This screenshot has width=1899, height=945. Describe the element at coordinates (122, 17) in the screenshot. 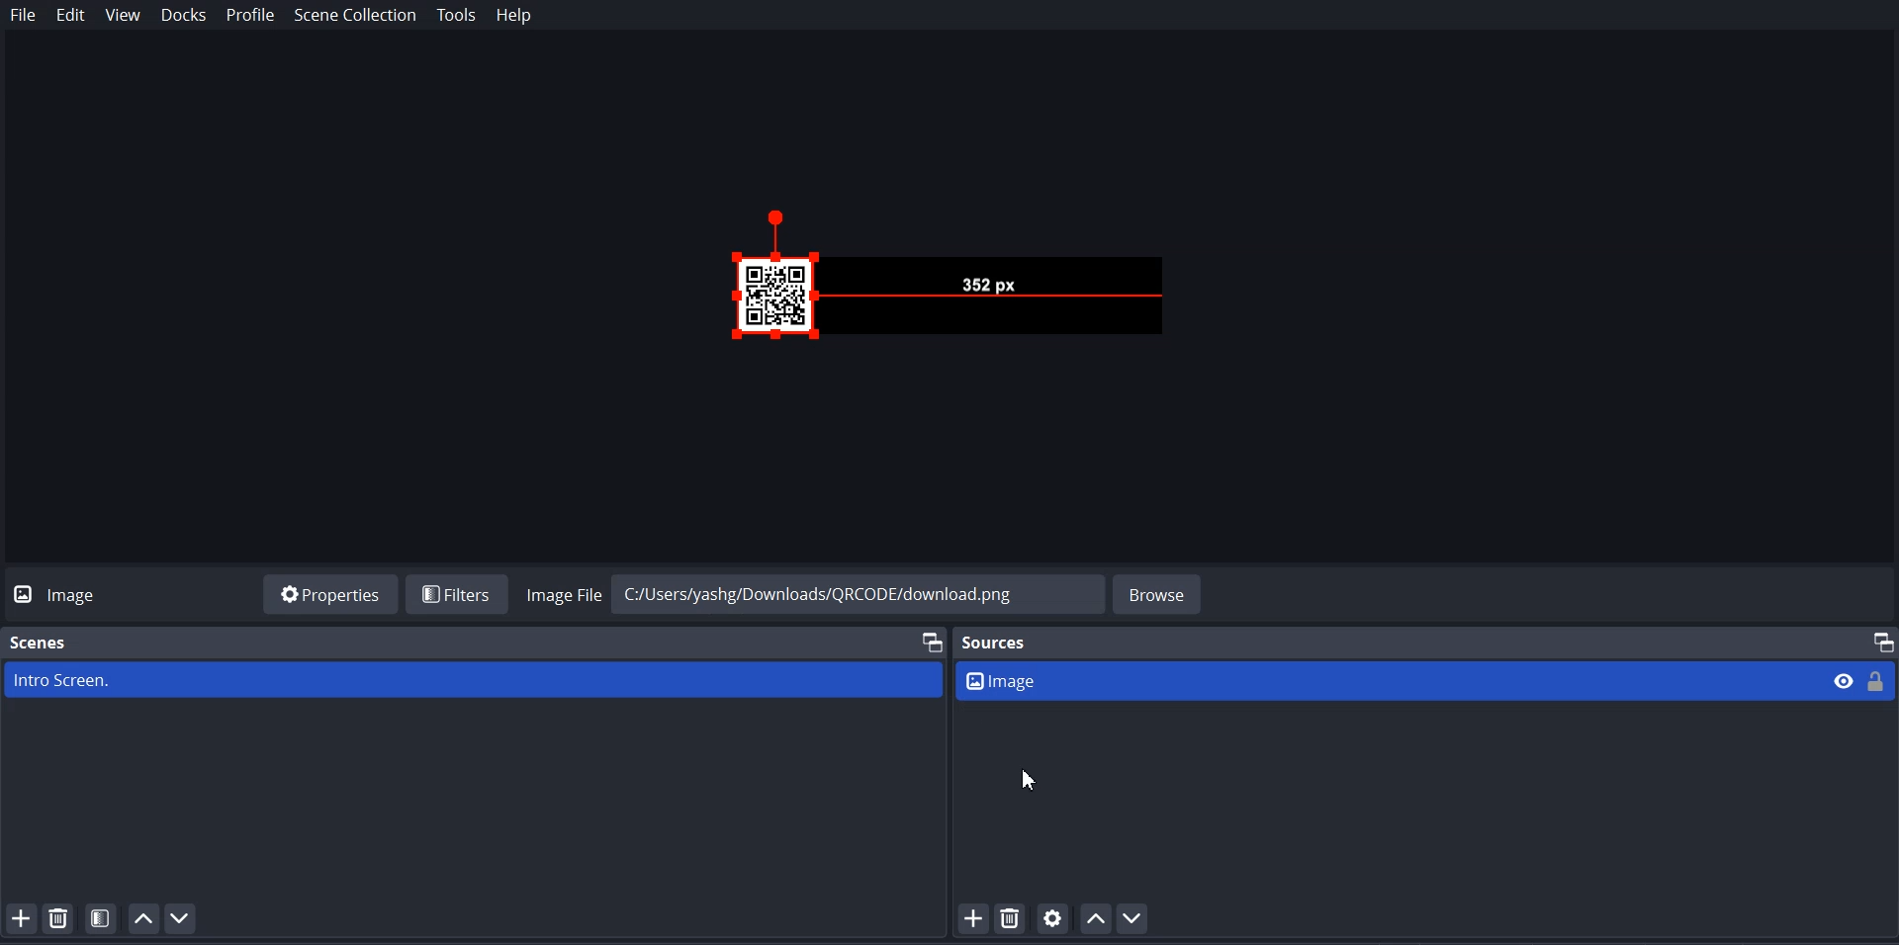

I see `View` at that location.